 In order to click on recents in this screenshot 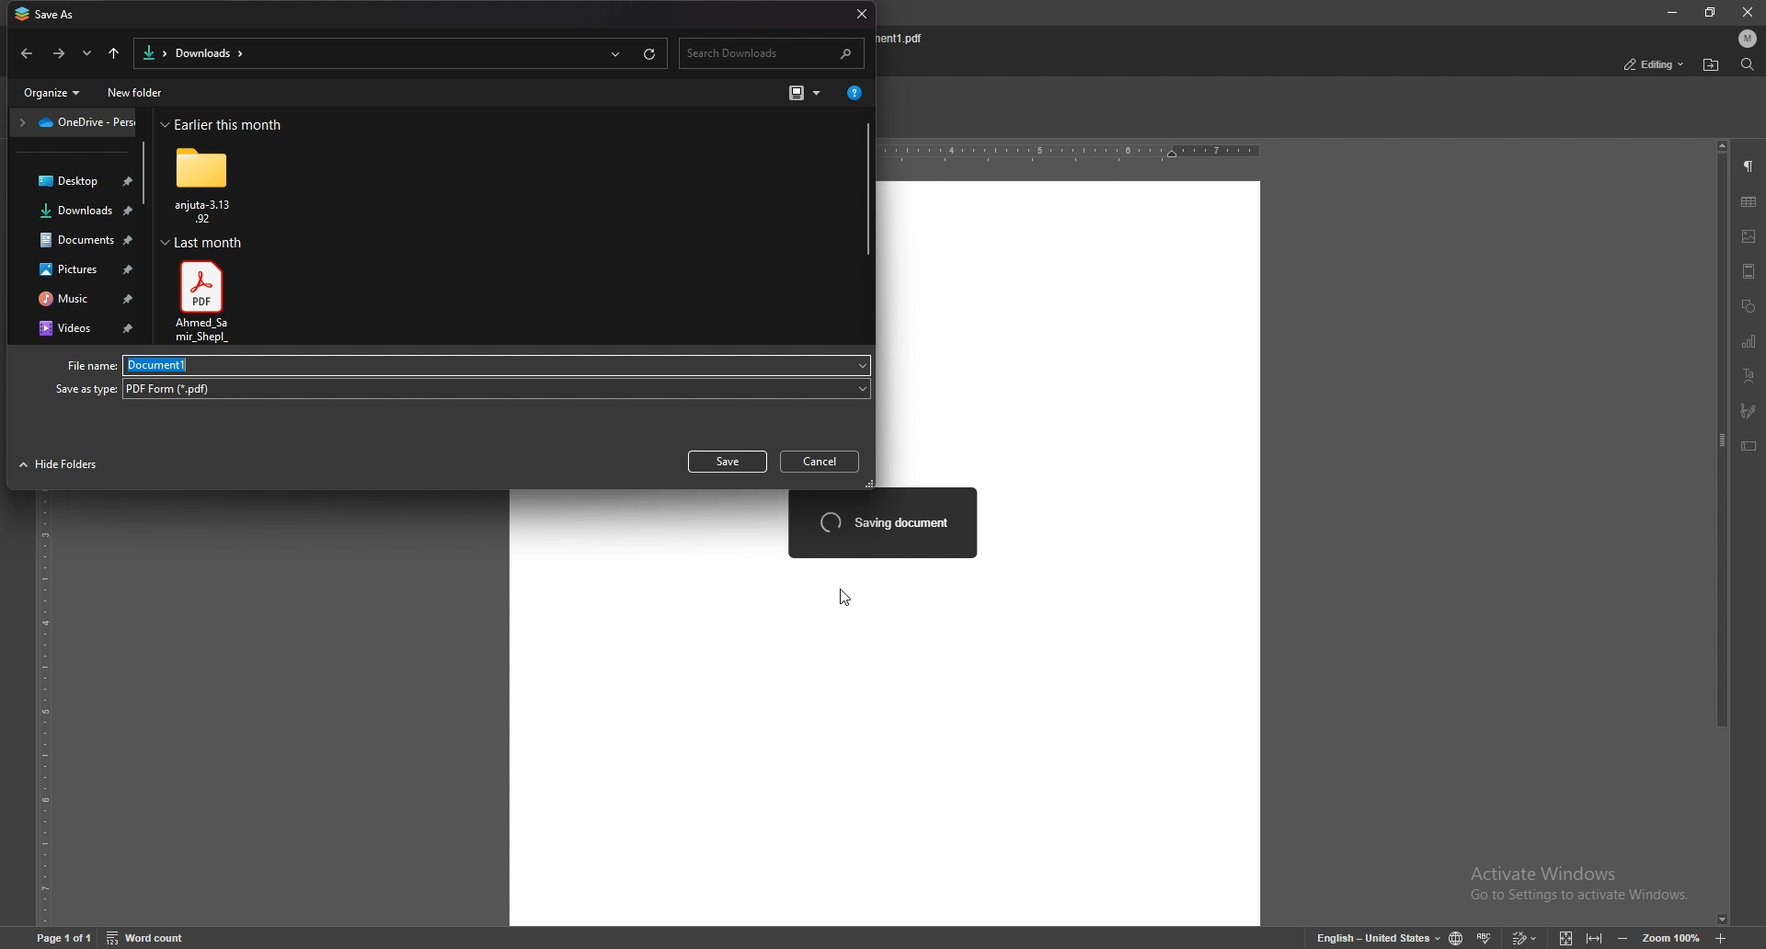, I will do `click(88, 53)`.